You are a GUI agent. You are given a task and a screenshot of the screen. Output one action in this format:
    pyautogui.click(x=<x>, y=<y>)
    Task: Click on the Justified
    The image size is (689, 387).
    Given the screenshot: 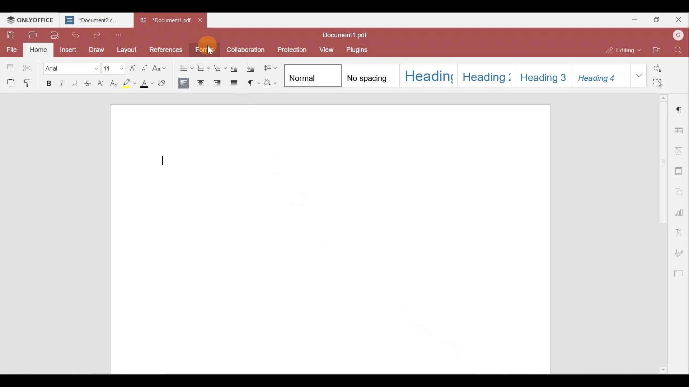 What is the action you would take?
    pyautogui.click(x=235, y=84)
    